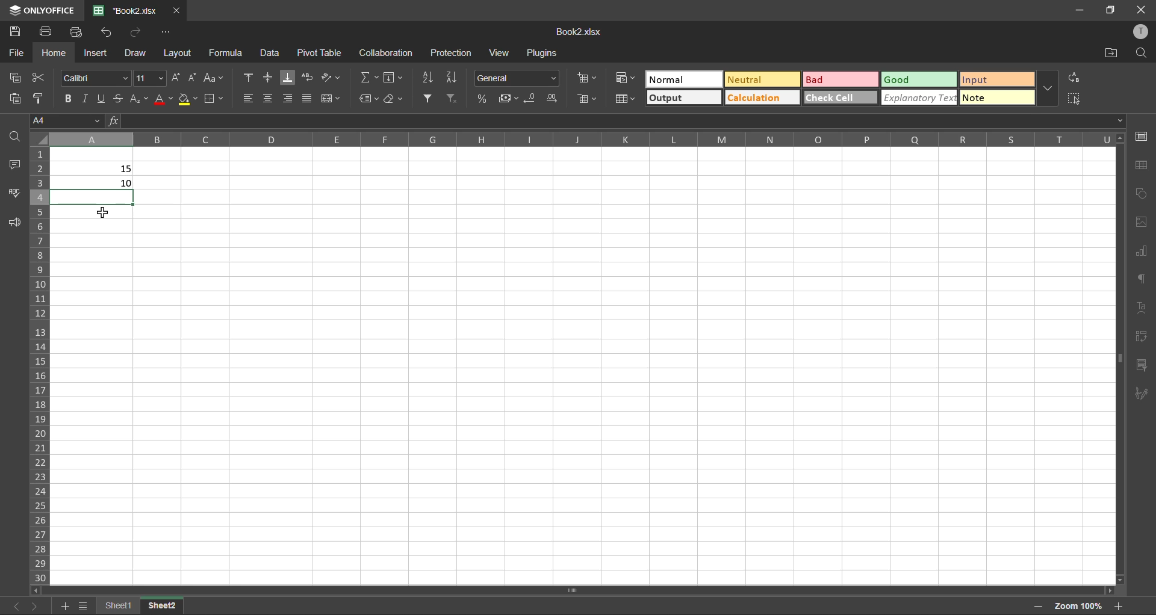 This screenshot has height=615, width=1156. What do you see at coordinates (19, 77) in the screenshot?
I see `copy` at bounding box center [19, 77].